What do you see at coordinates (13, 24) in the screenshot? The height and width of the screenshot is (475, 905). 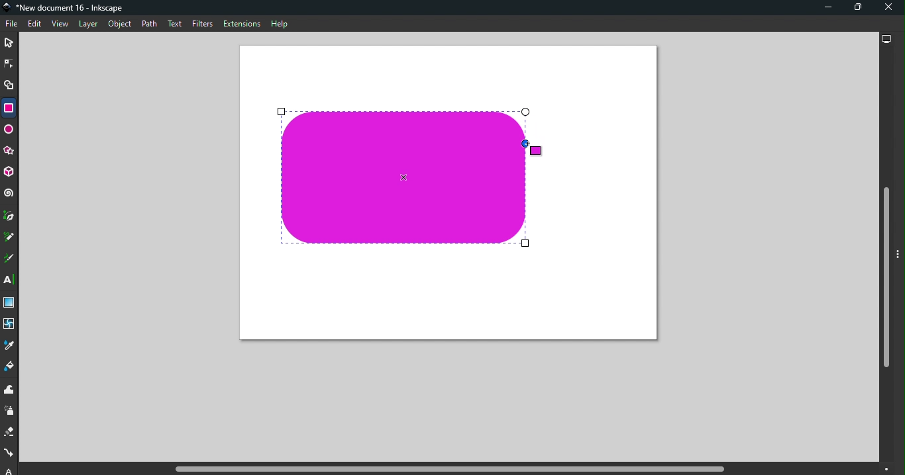 I see `File` at bounding box center [13, 24].